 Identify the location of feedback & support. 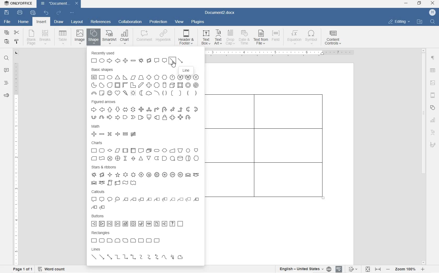
(6, 96).